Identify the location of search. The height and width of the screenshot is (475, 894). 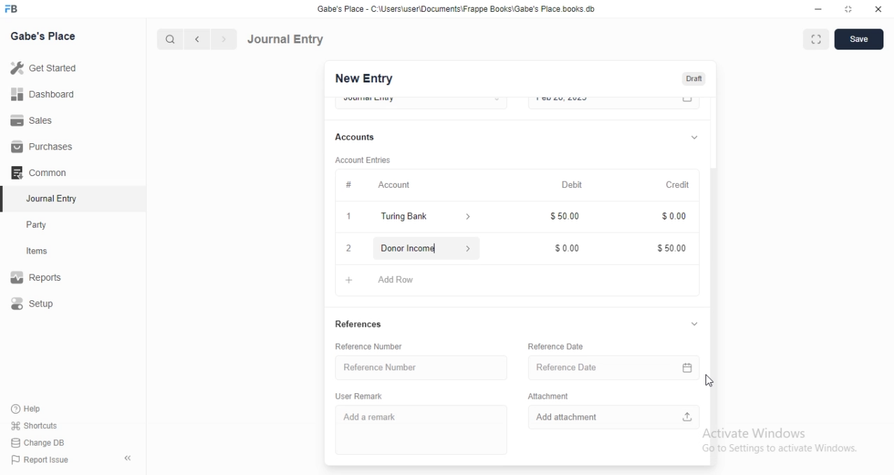
(171, 39).